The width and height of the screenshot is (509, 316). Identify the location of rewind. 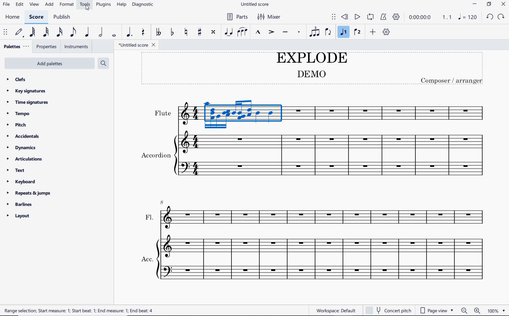
(346, 17).